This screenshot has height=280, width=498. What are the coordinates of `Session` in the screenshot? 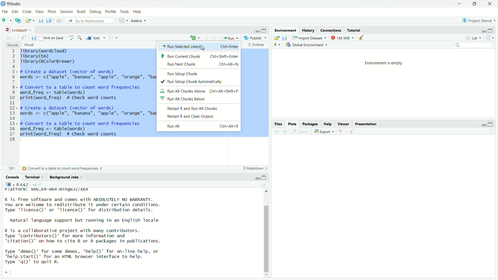 It's located at (67, 12).